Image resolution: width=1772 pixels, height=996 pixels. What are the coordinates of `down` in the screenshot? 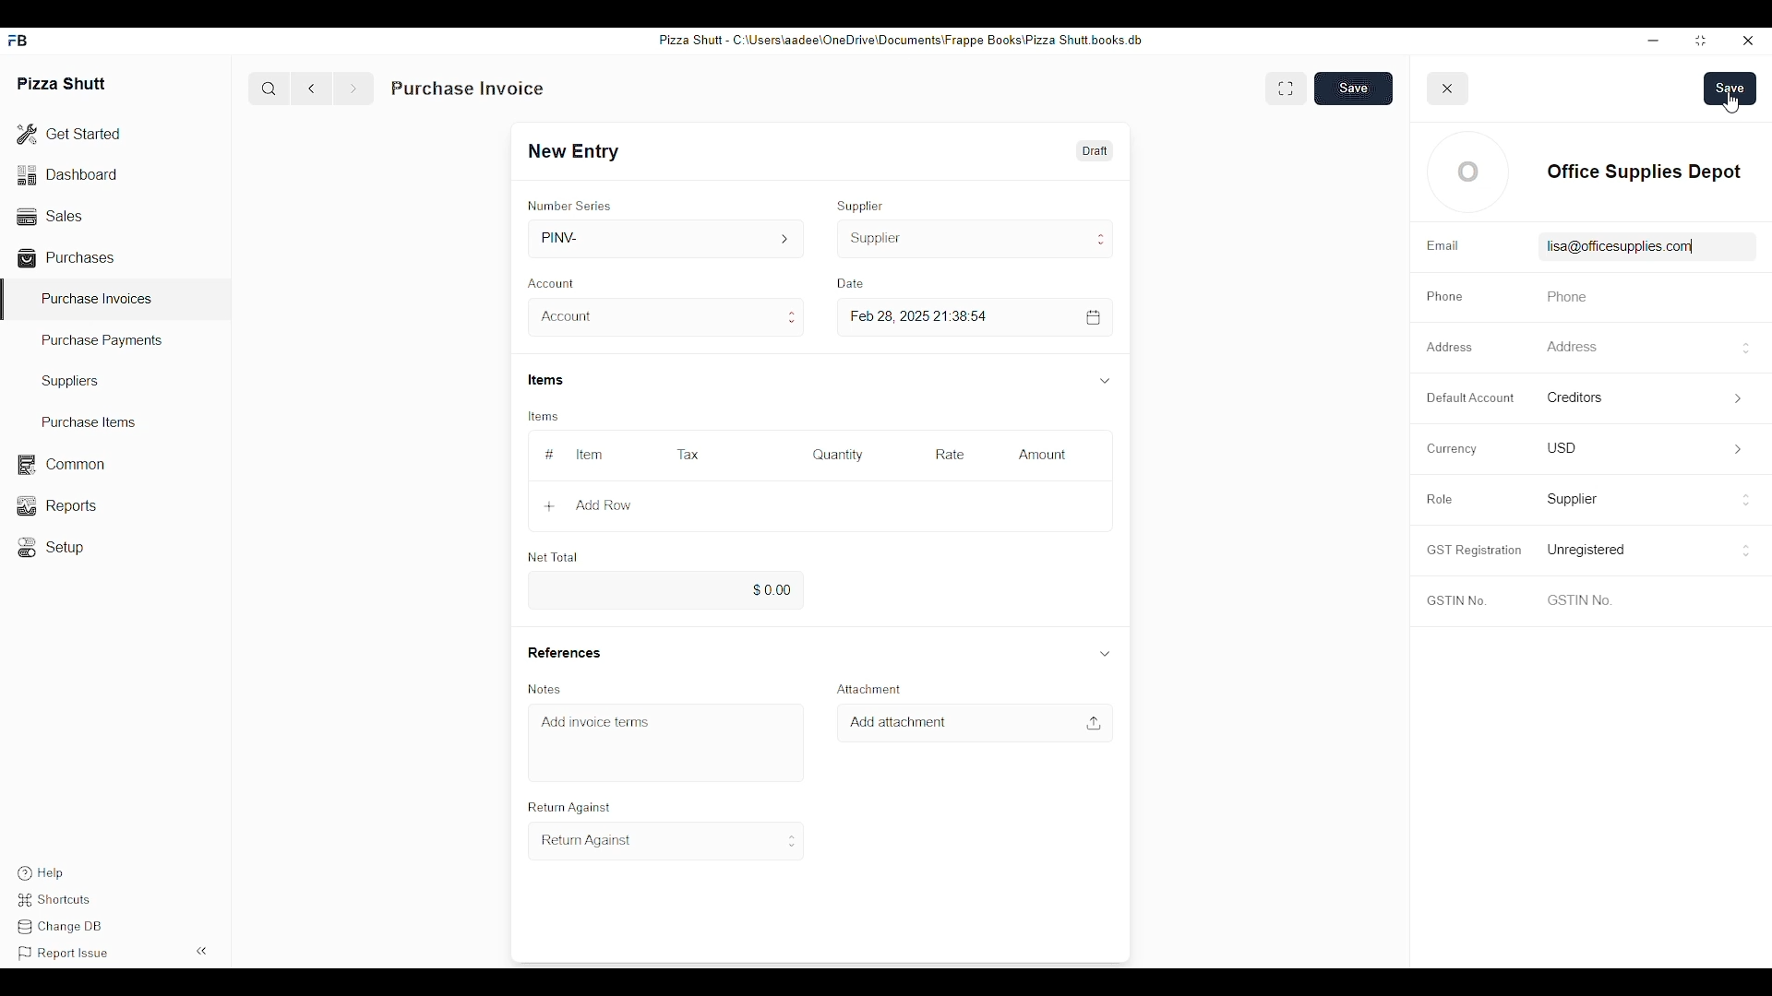 It's located at (1104, 381).